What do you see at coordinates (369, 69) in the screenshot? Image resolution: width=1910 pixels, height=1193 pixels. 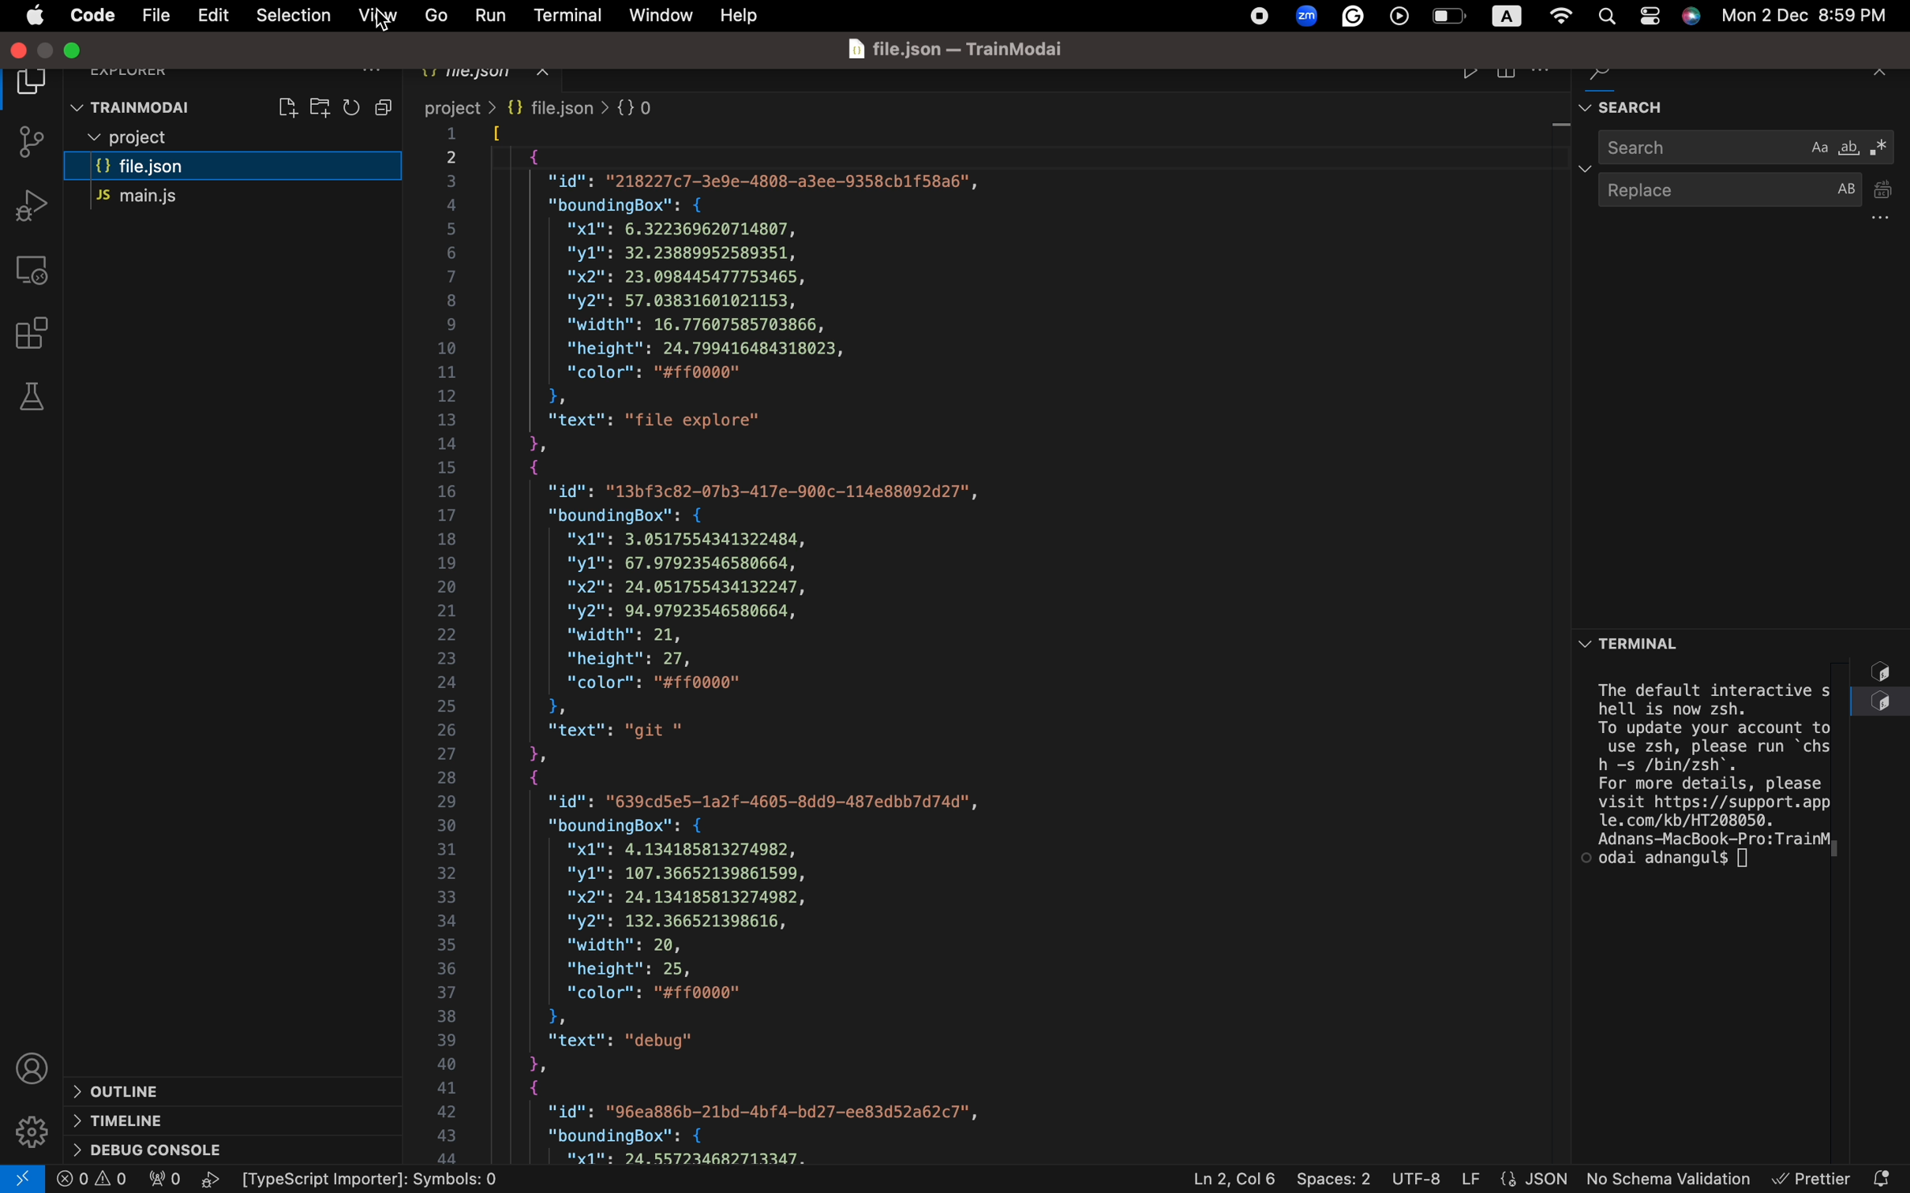 I see `file explorer settings` at bounding box center [369, 69].